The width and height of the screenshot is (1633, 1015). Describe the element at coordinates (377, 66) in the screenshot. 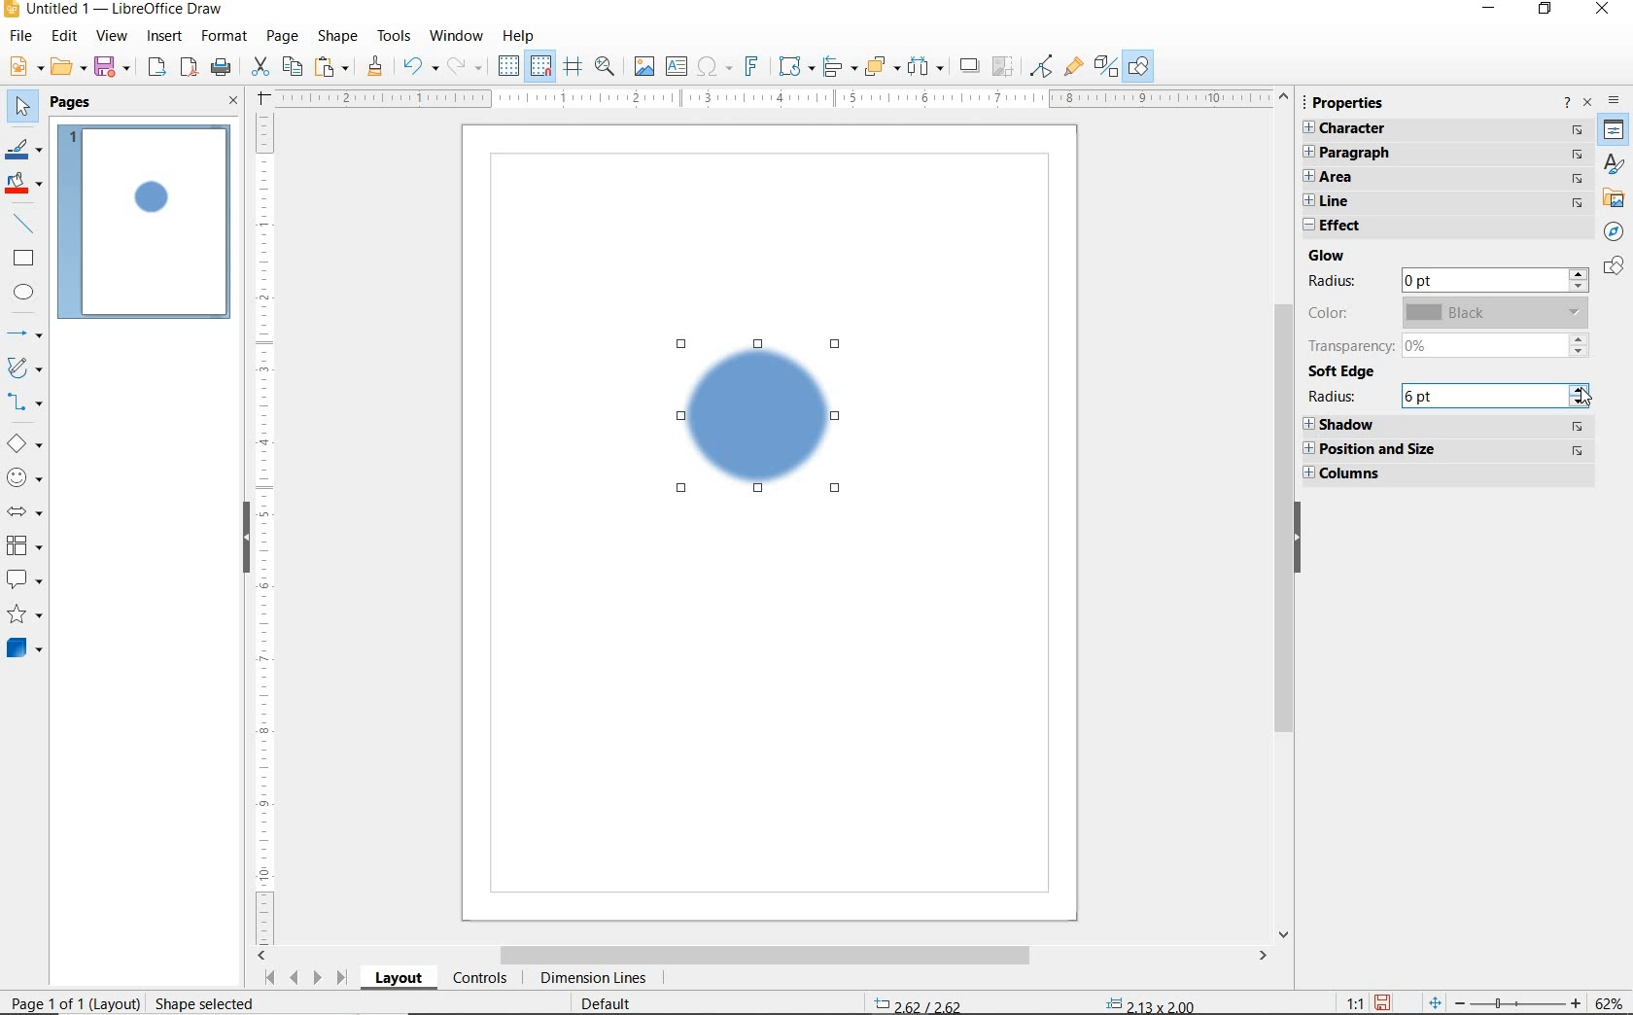

I see `CLONE FORMATTING` at that location.